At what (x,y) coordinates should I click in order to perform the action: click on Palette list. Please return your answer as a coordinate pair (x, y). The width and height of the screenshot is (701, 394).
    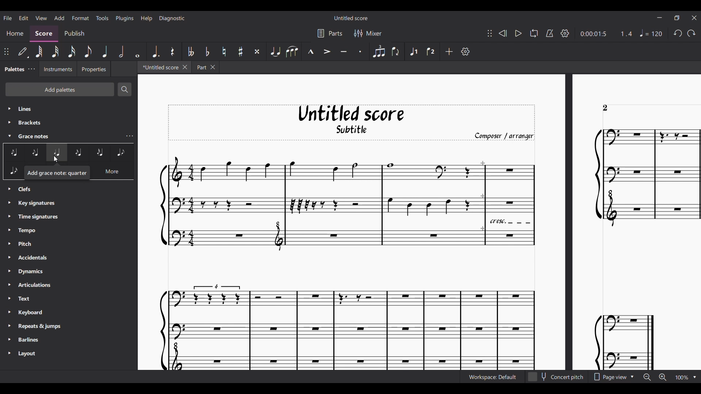
    Looking at the image, I should click on (69, 122).